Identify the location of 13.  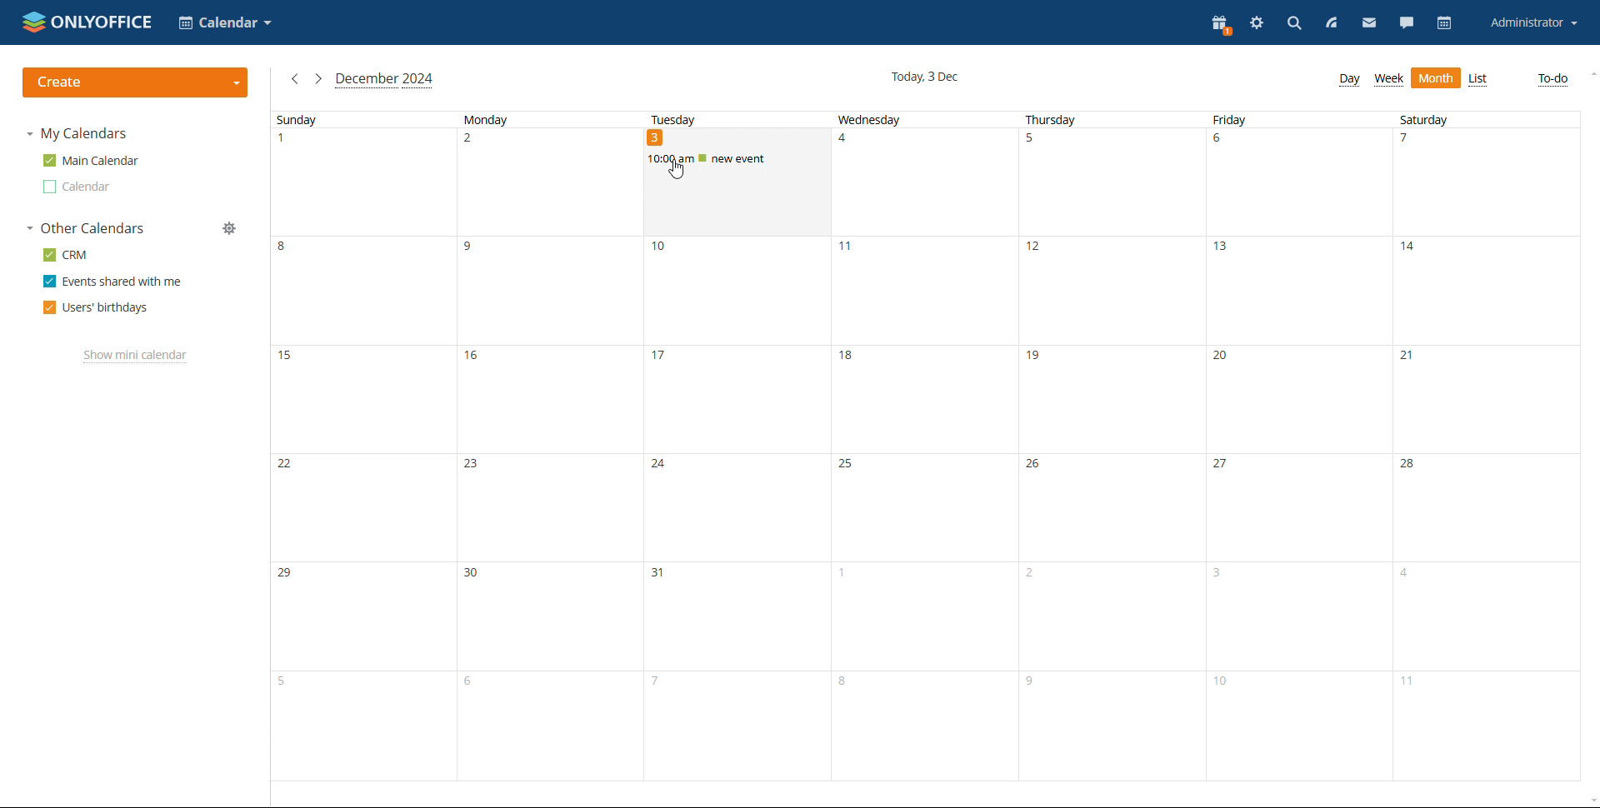
(1295, 291).